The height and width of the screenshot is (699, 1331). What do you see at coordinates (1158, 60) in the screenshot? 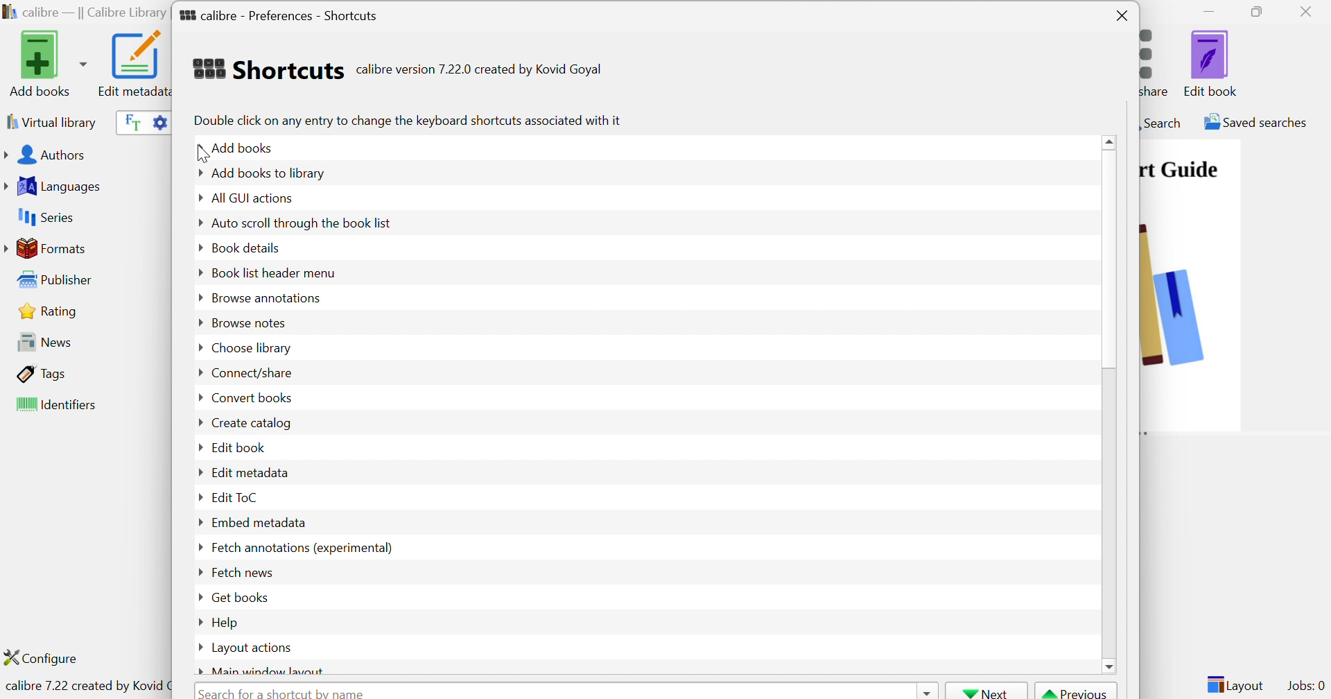
I see `Connect/share` at bounding box center [1158, 60].